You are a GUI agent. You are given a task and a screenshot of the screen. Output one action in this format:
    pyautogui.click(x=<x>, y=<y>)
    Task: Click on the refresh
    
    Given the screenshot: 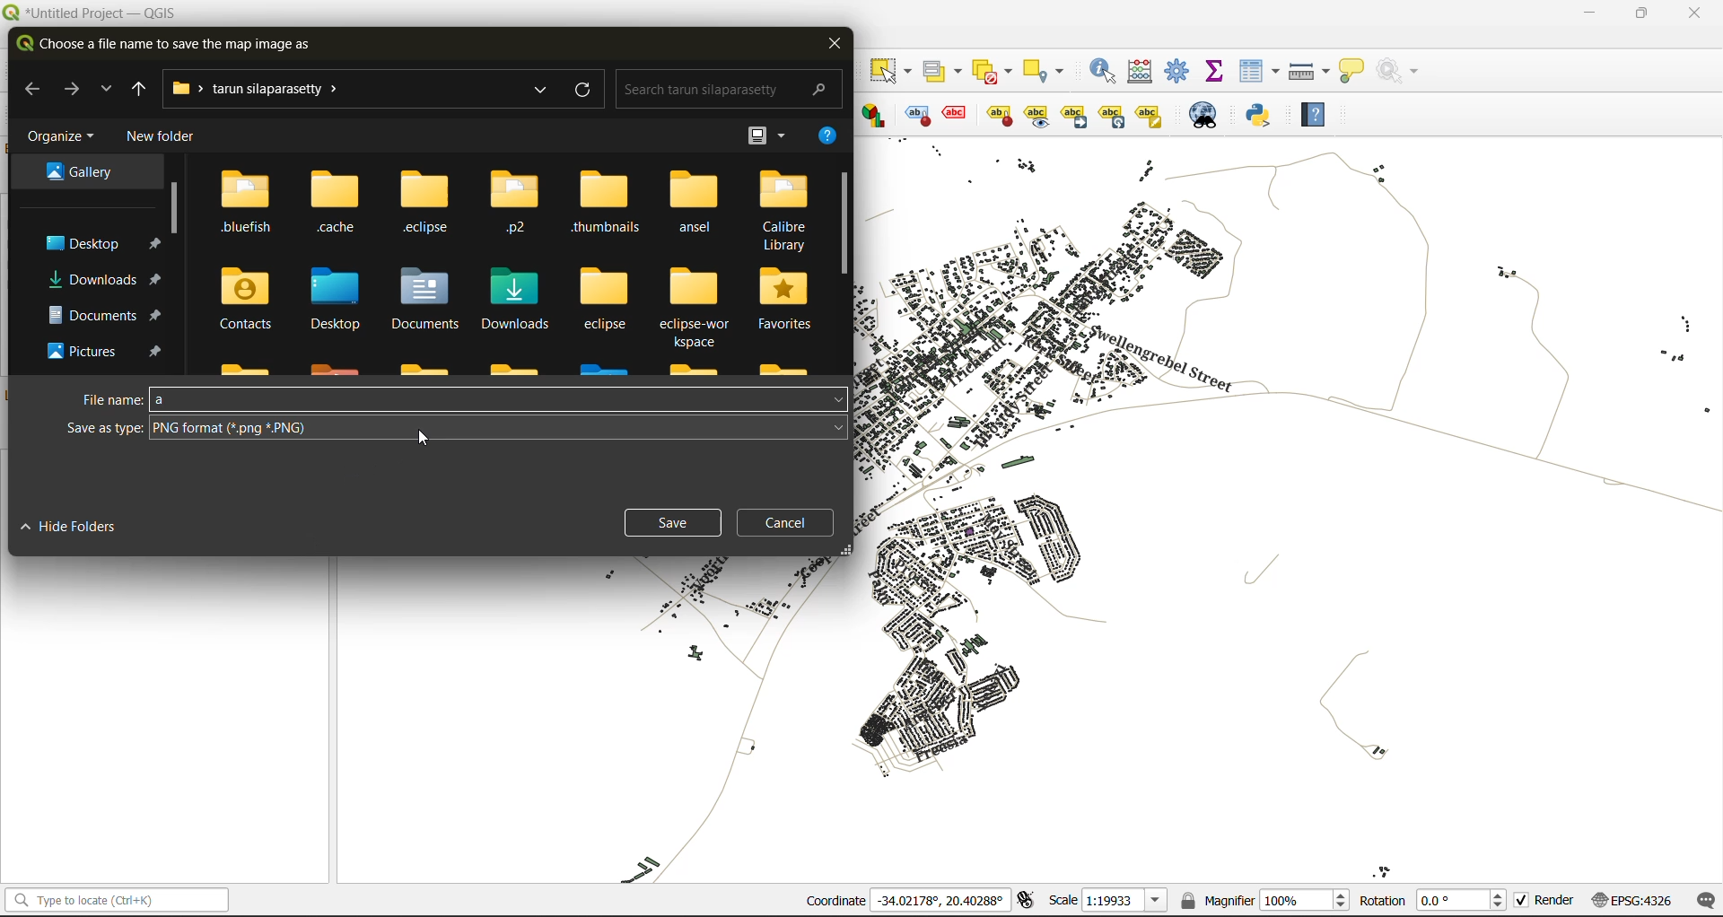 What is the action you would take?
    pyautogui.click(x=585, y=92)
    